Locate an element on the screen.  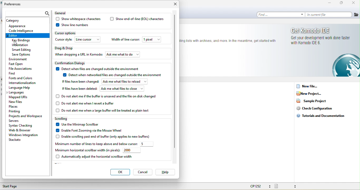
conformation dialogs is located at coordinates (72, 63).